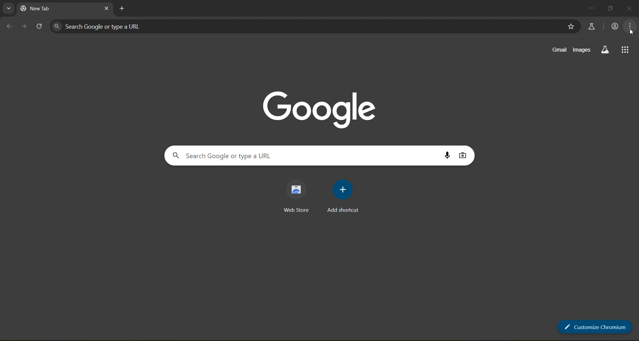 This screenshot has width=639, height=341. Describe the element at coordinates (463, 156) in the screenshot. I see `image search ` at that location.